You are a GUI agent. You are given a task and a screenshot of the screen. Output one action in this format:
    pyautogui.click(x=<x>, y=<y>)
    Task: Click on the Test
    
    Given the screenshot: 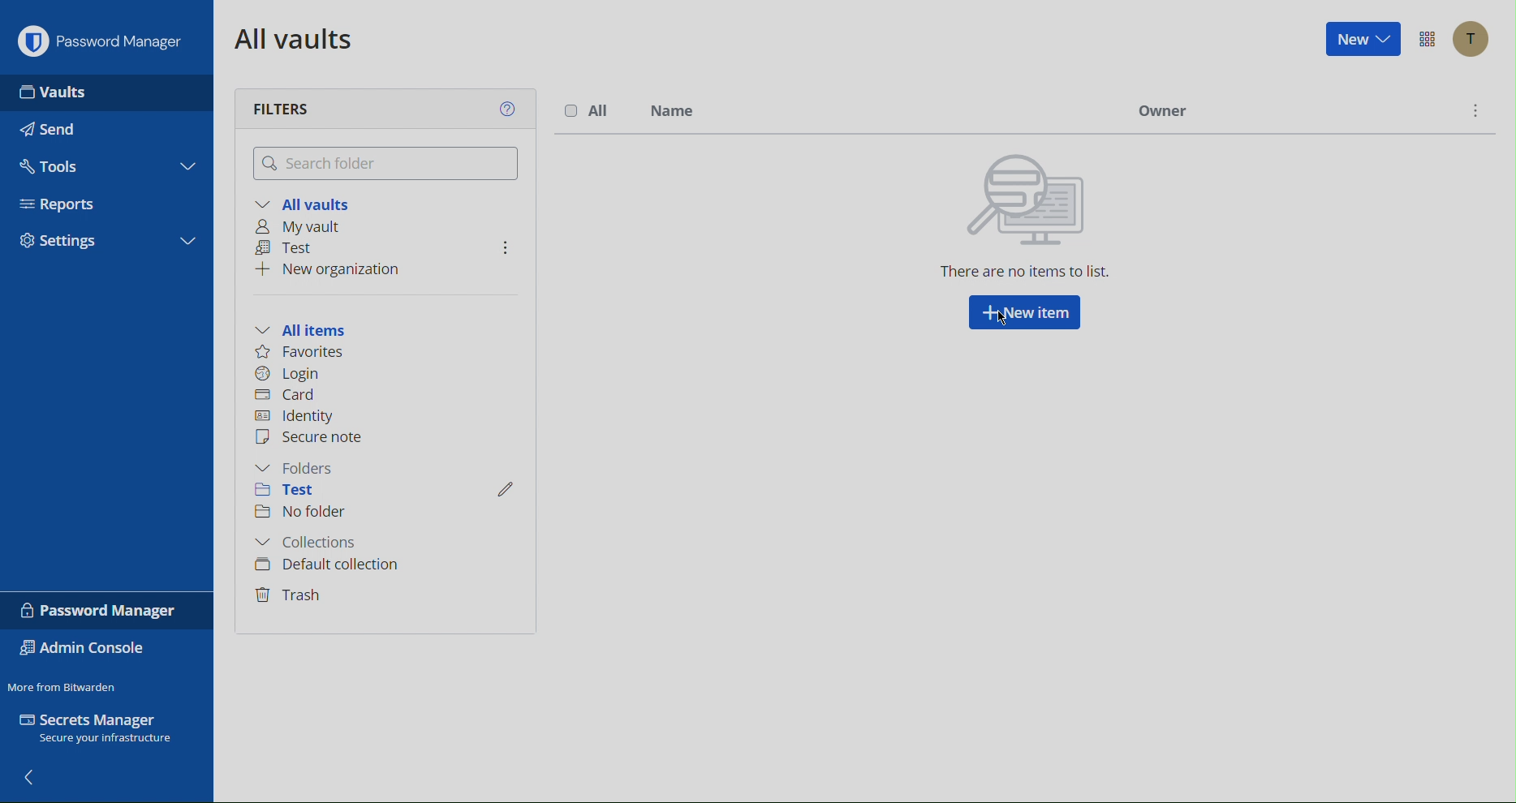 What is the action you would take?
    pyautogui.click(x=290, y=491)
    